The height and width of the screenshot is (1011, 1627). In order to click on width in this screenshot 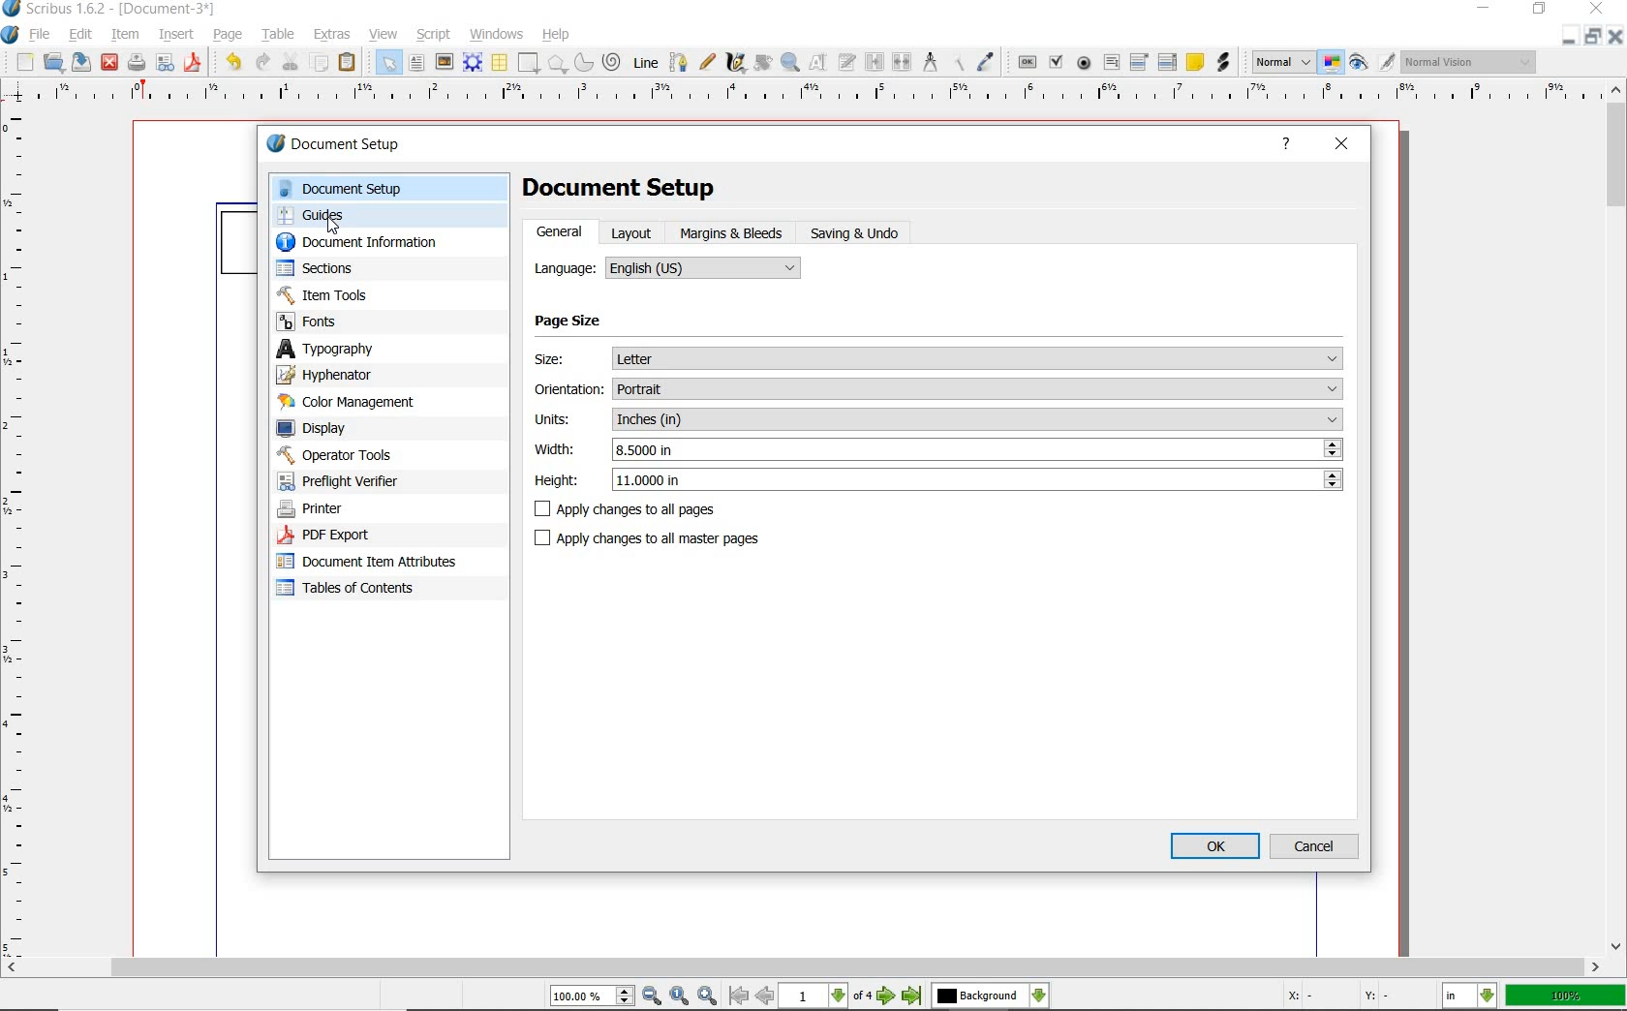, I will do `click(980, 449)`.